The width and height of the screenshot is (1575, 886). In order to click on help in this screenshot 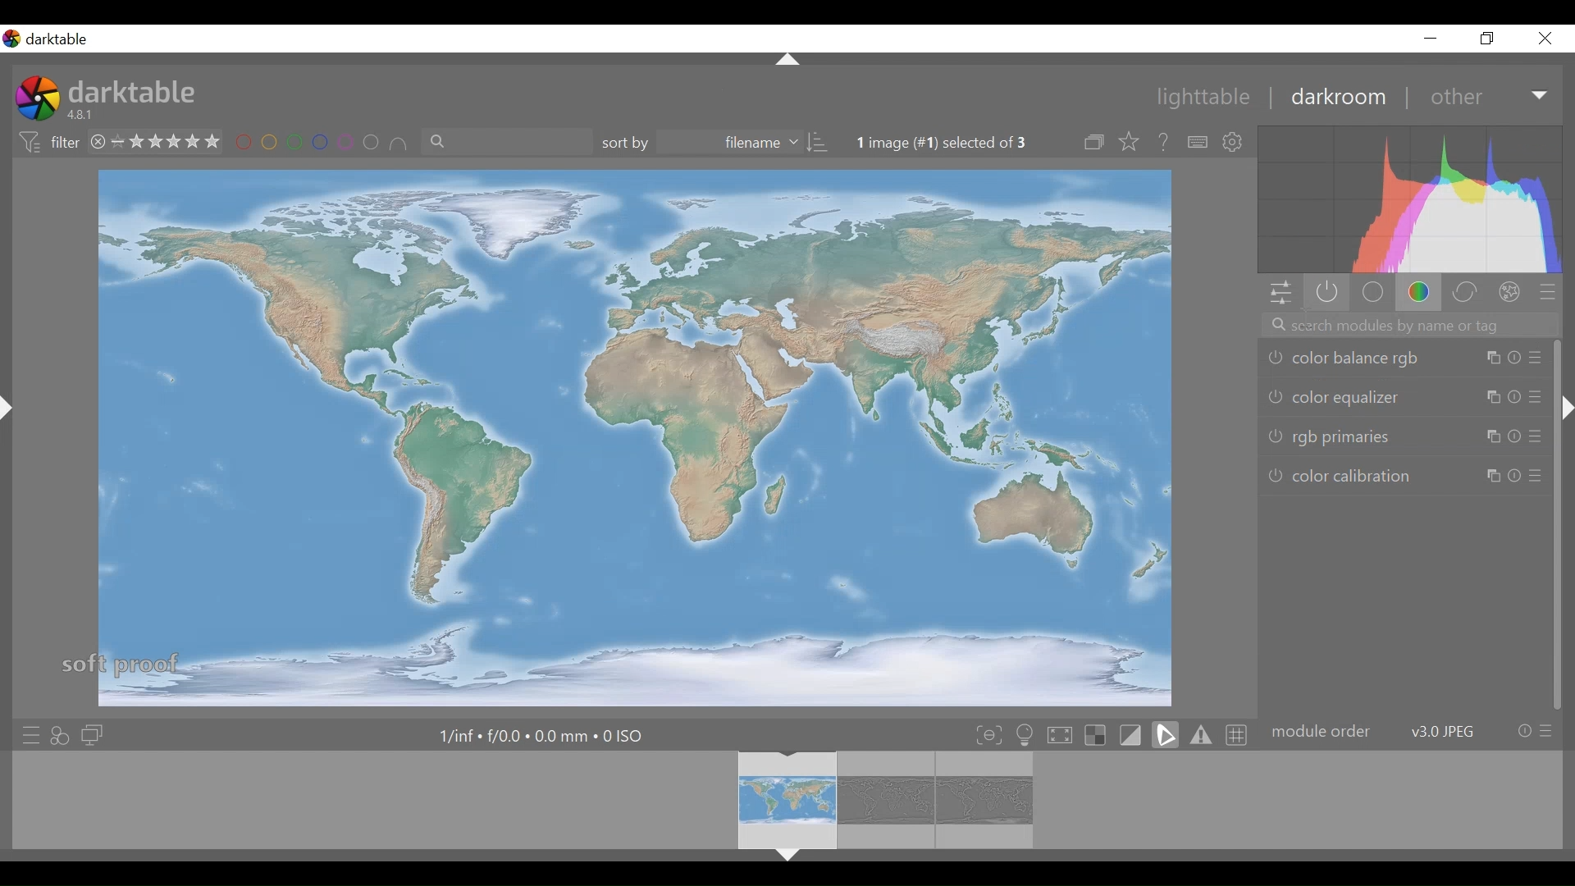, I will do `click(1163, 142)`.